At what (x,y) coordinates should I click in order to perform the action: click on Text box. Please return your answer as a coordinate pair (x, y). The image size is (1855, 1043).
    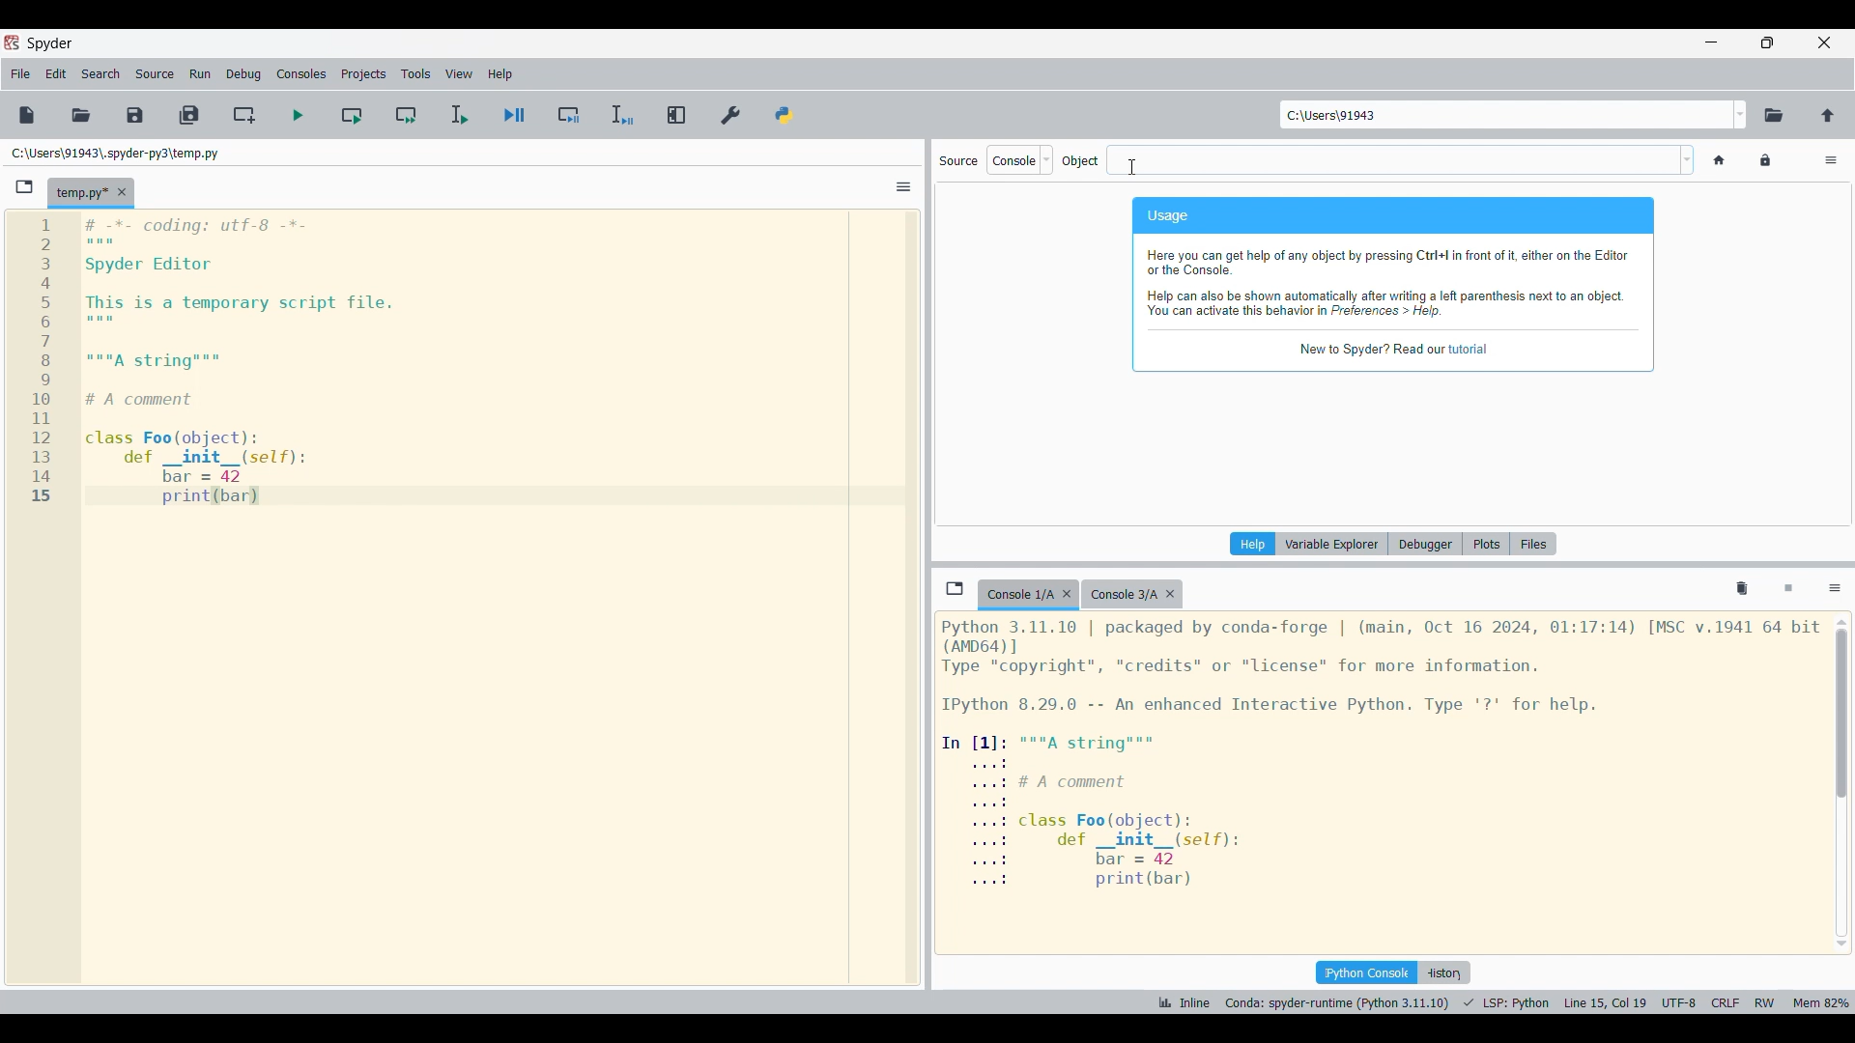
    Looking at the image, I should click on (1391, 160).